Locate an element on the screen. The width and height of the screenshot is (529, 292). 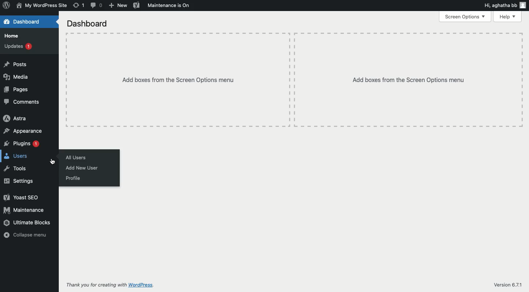
Version 6.7.1 is located at coordinates (507, 284).